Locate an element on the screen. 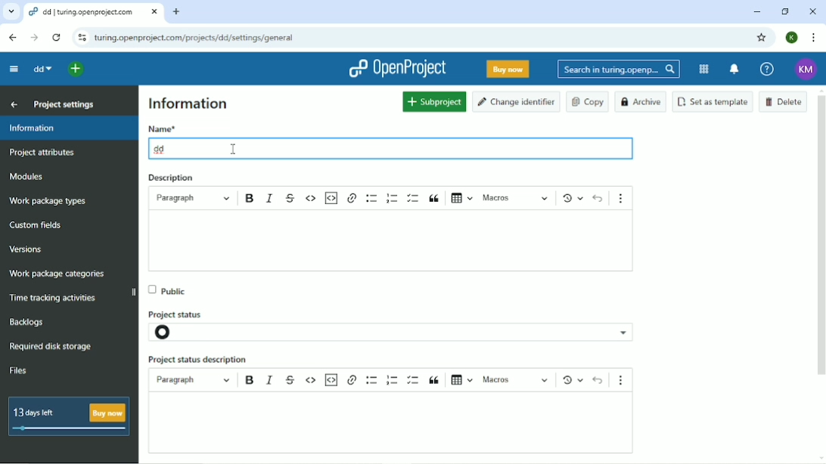 Image resolution: width=826 pixels, height=464 pixels. Buy now is located at coordinates (508, 70).